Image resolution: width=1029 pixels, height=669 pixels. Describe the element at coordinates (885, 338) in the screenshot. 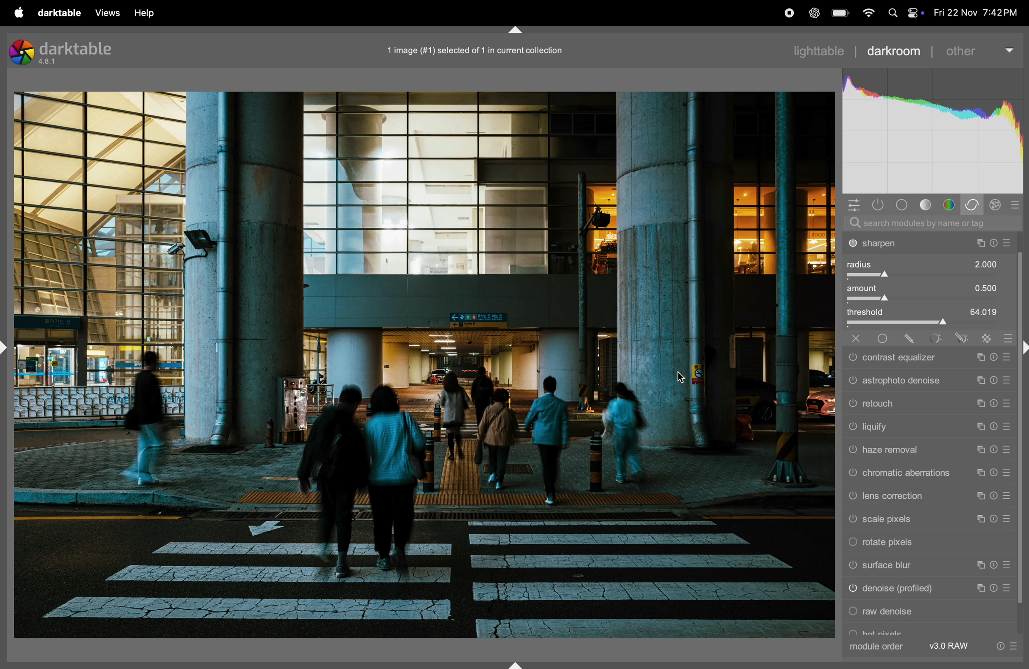

I see `uniformly` at that location.